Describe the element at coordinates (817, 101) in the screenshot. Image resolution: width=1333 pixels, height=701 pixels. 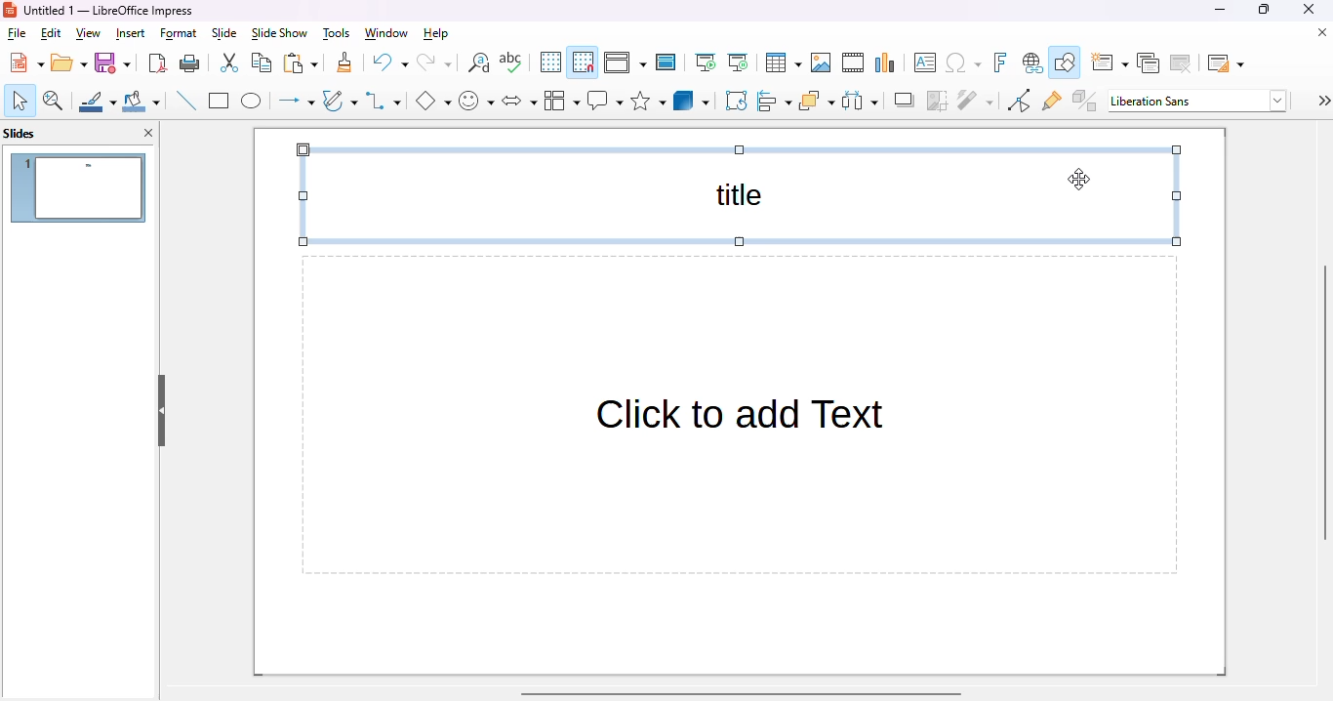
I see `arrange` at that location.